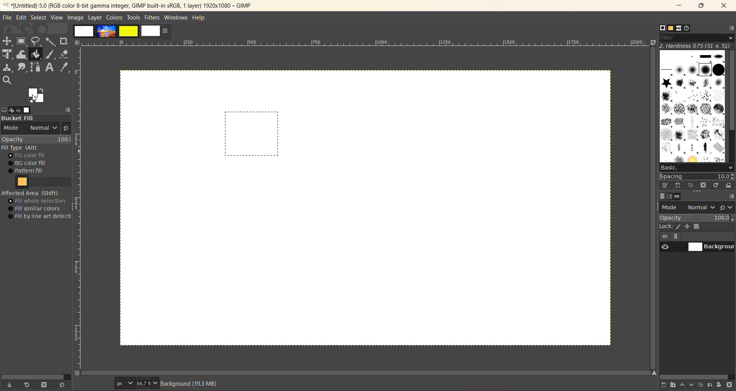 This screenshot has width=736, height=391. Describe the element at coordinates (703, 384) in the screenshot. I see `create a duplicate layer` at that location.